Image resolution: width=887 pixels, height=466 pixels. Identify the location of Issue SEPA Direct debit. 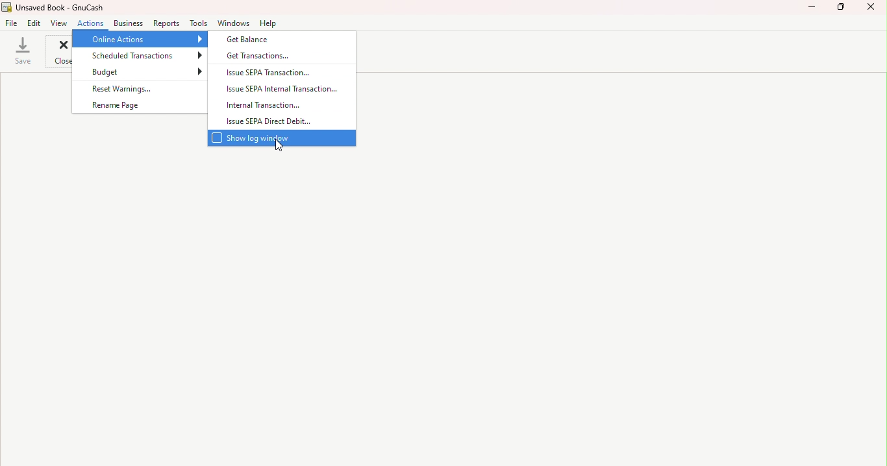
(279, 121).